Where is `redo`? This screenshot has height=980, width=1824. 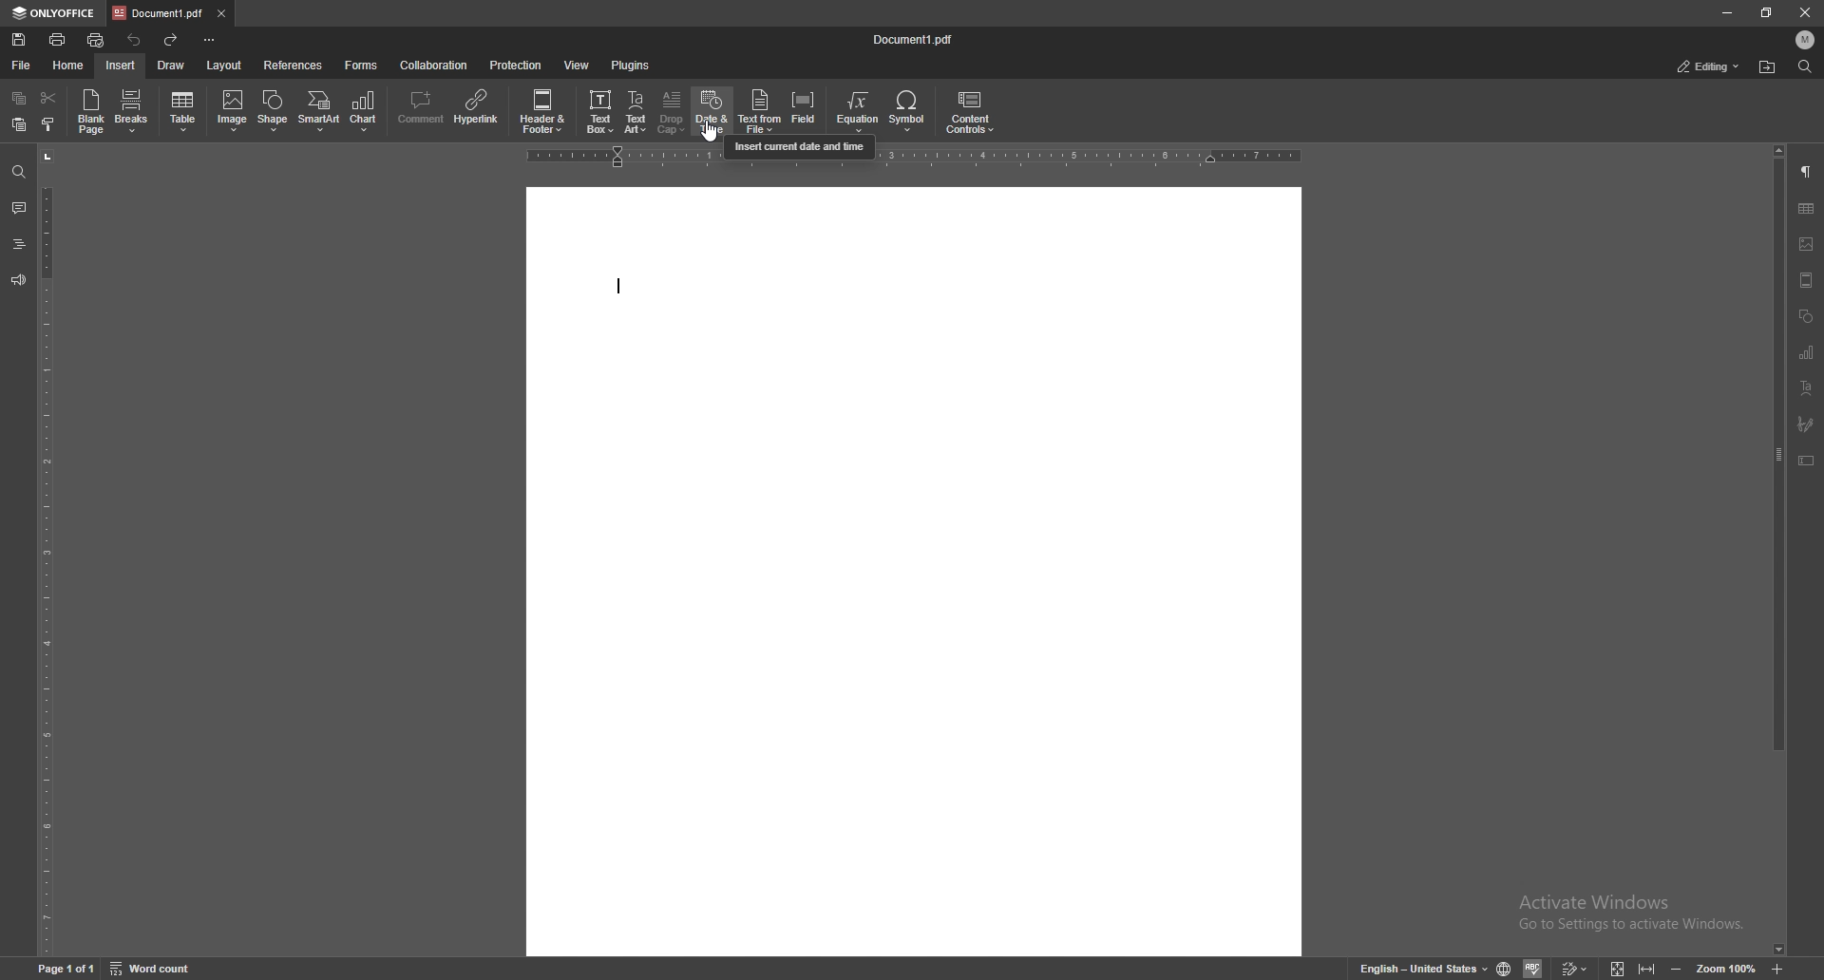
redo is located at coordinates (172, 40).